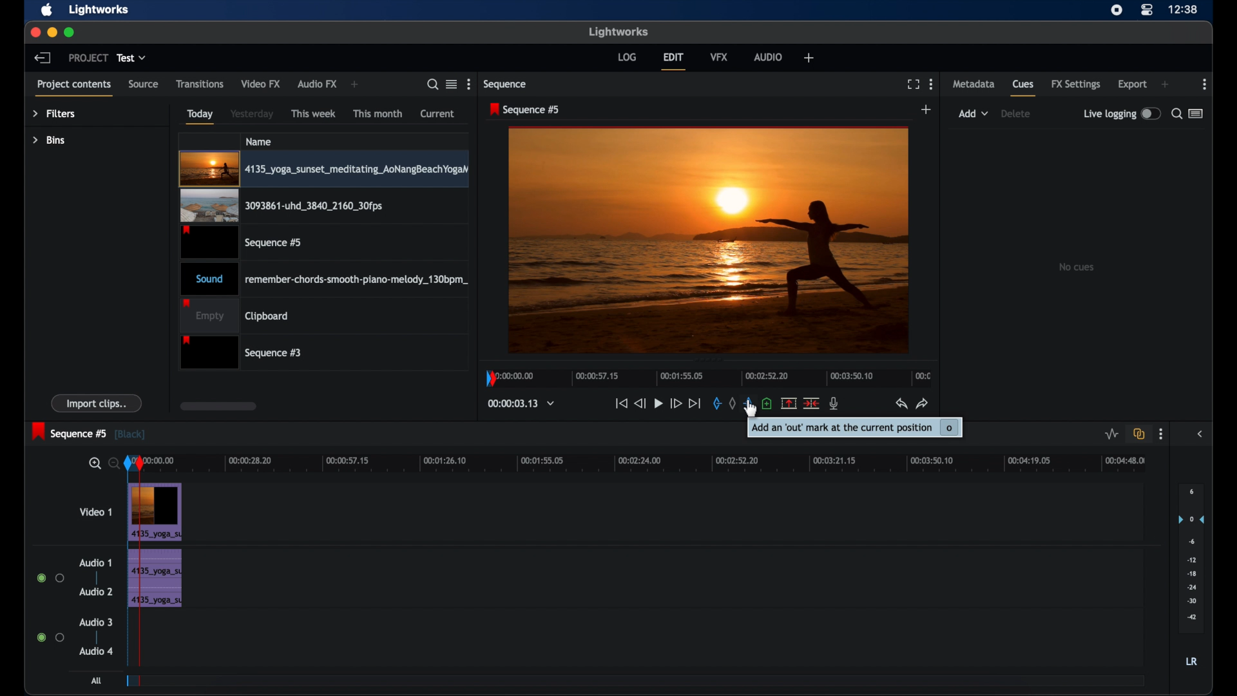 The width and height of the screenshot is (1237, 696). I want to click on full screen, so click(913, 83).